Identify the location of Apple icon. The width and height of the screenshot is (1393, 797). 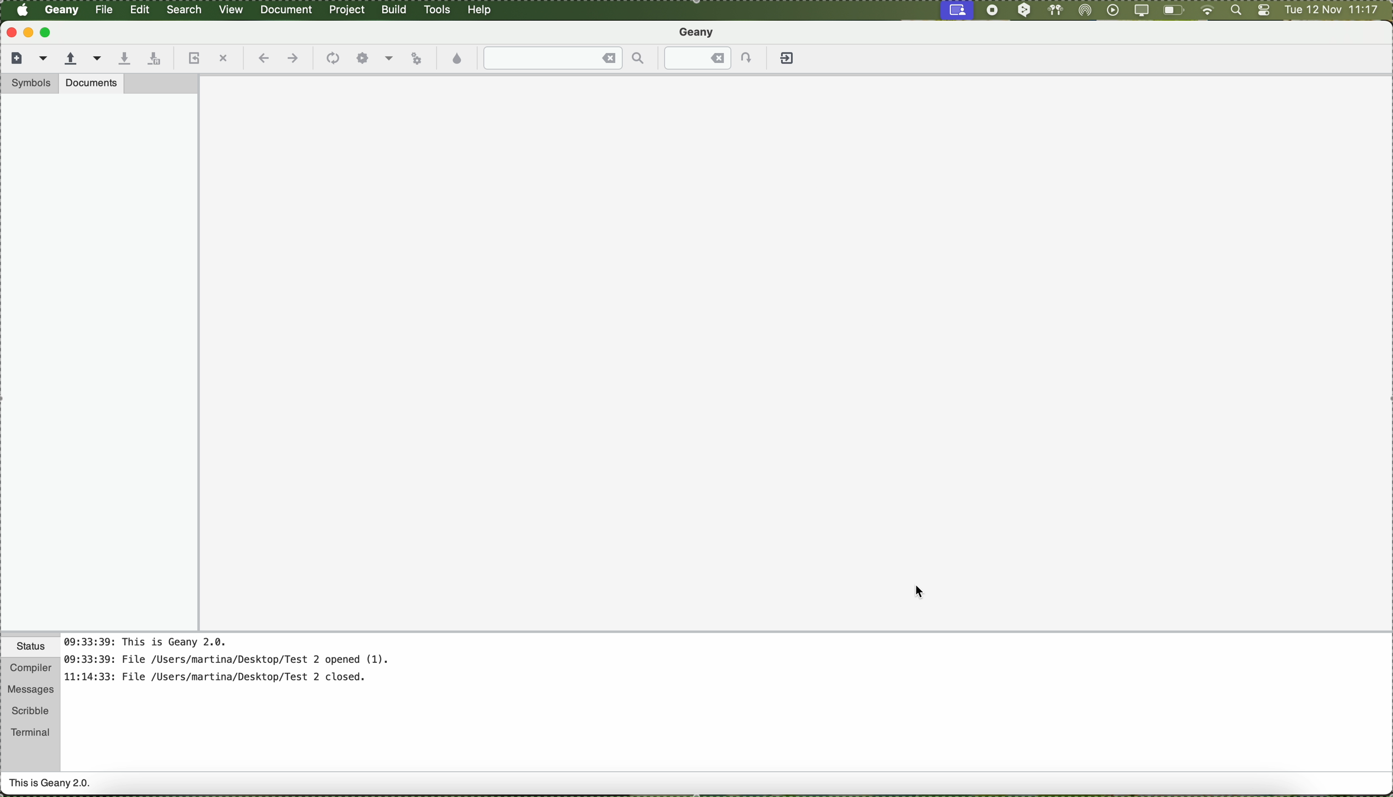
(22, 10).